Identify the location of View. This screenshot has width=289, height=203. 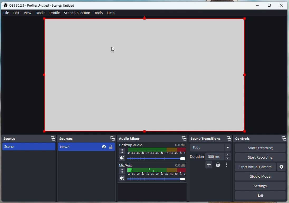
(28, 12).